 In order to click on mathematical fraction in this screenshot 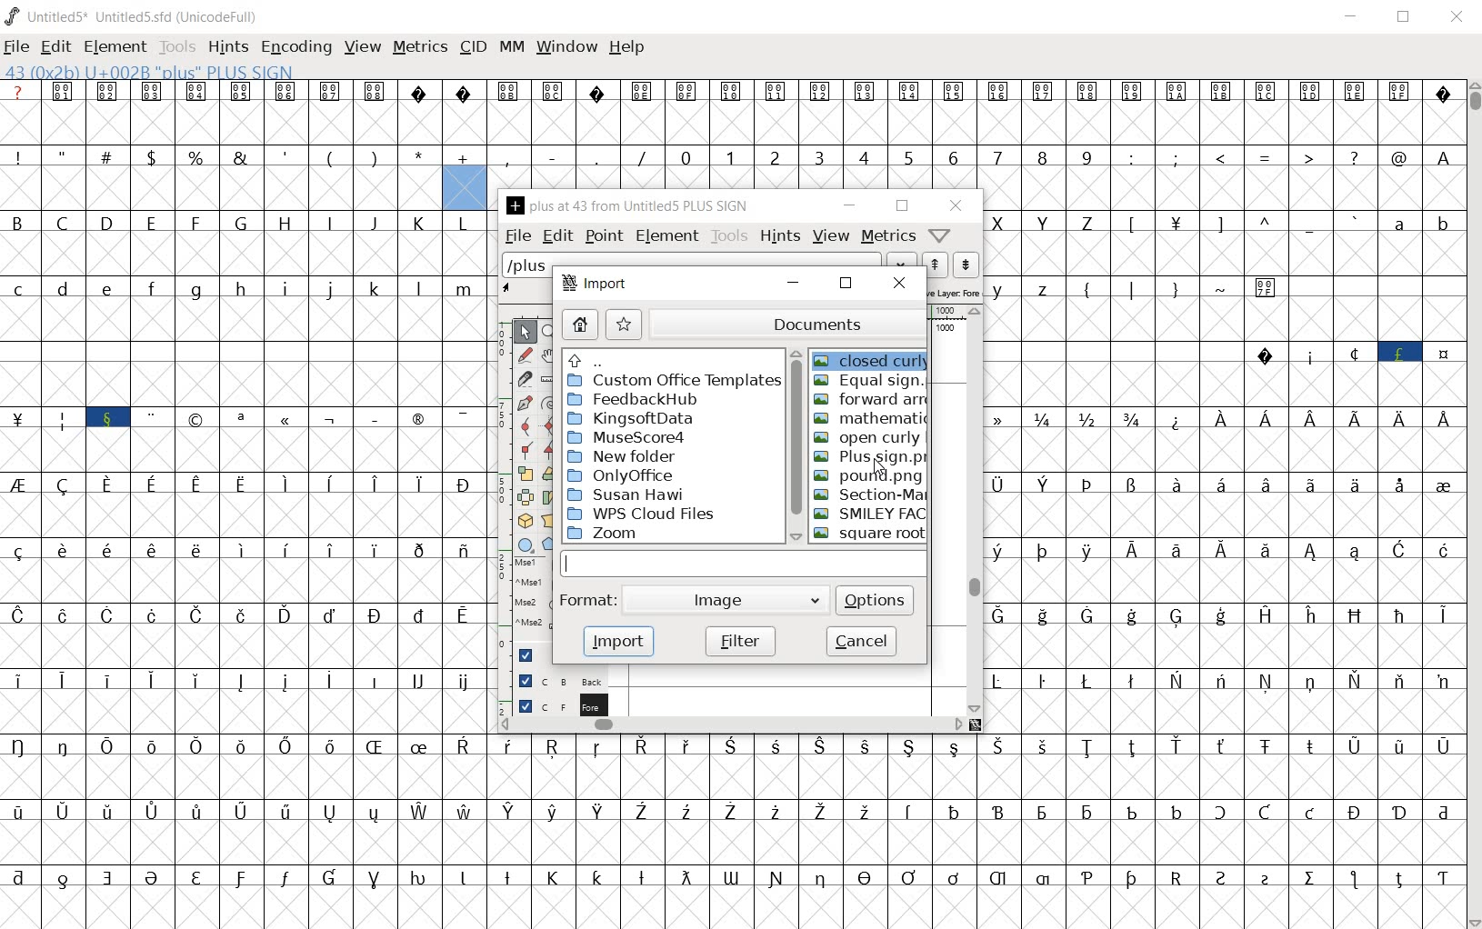, I will do `click(1071, 439)`.